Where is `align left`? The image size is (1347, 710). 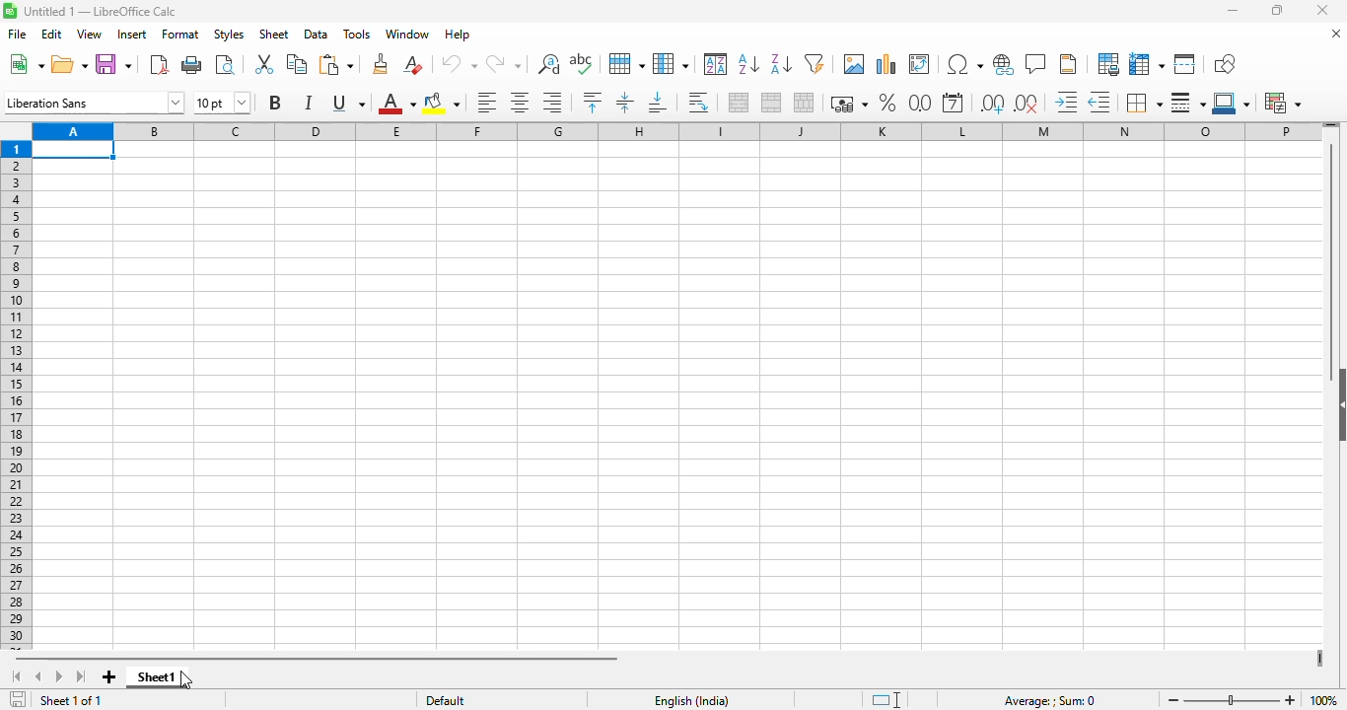
align left is located at coordinates (486, 103).